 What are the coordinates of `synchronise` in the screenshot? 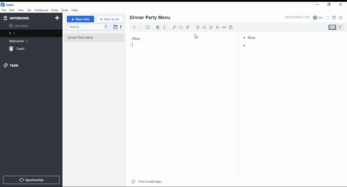 It's located at (31, 180).